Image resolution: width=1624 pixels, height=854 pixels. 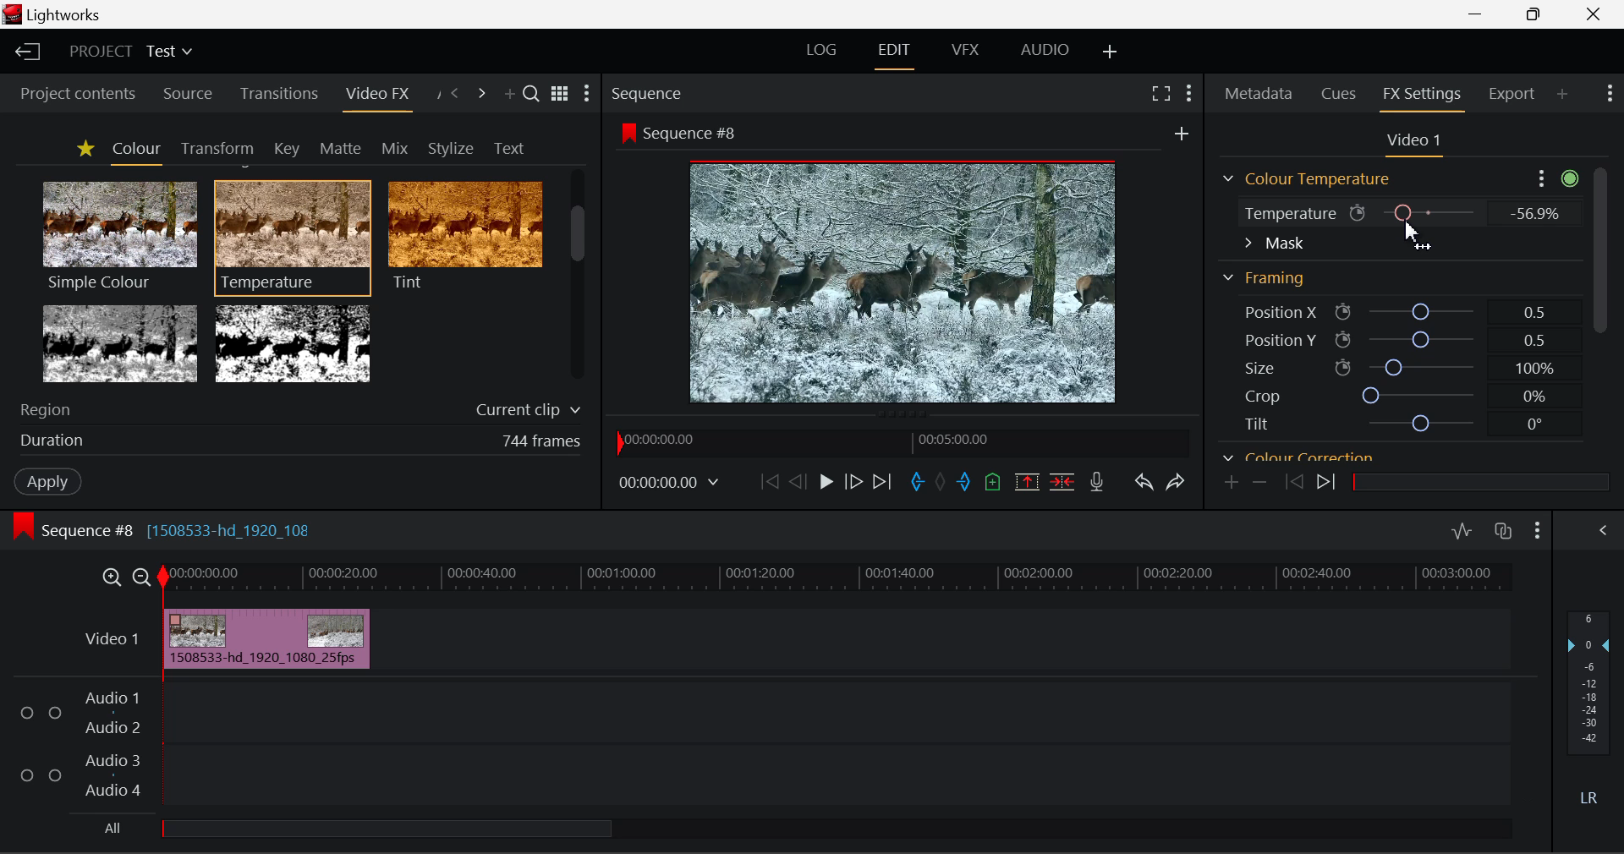 What do you see at coordinates (1418, 235) in the screenshot?
I see `Cursor` at bounding box center [1418, 235].